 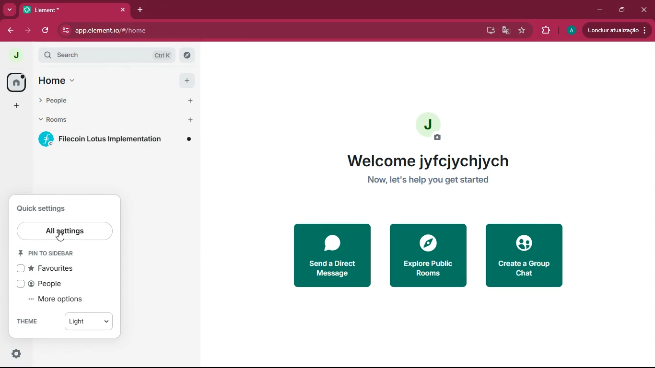 What do you see at coordinates (29, 32) in the screenshot?
I see `forward` at bounding box center [29, 32].